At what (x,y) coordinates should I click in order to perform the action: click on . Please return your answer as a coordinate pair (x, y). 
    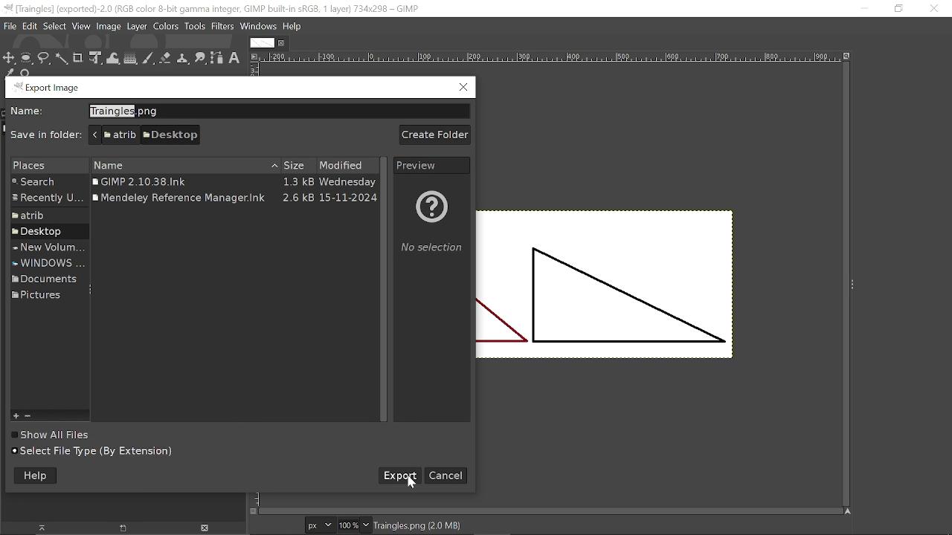
    Looking at the image, I should click on (234, 197).